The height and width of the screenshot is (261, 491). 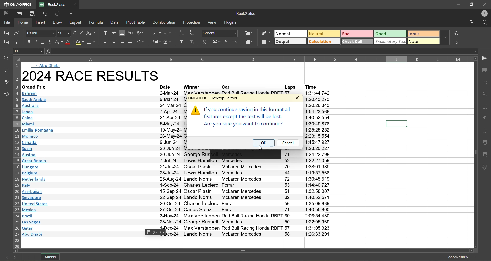 I want to click on sort ascending, so click(x=181, y=32).